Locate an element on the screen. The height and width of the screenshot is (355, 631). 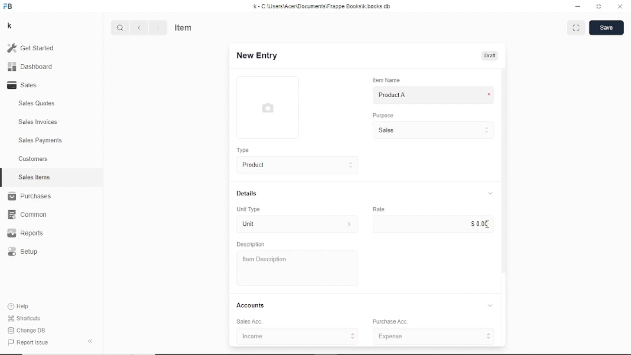
Previous is located at coordinates (139, 28).